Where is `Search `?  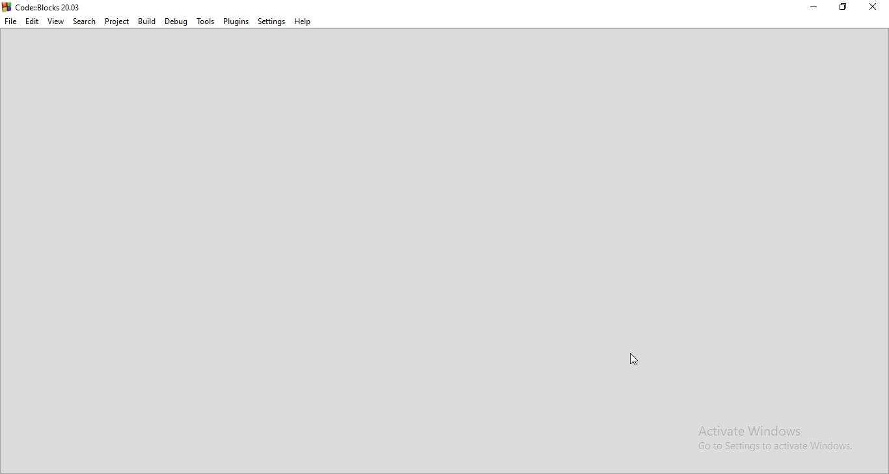
Search  is located at coordinates (84, 21).